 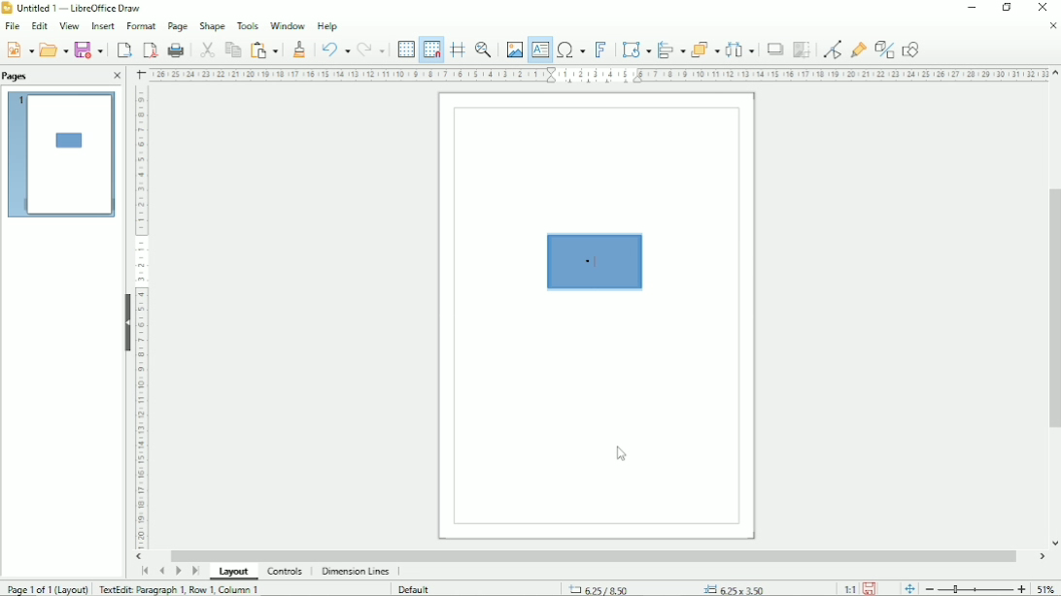 I want to click on Insert, so click(x=103, y=25).